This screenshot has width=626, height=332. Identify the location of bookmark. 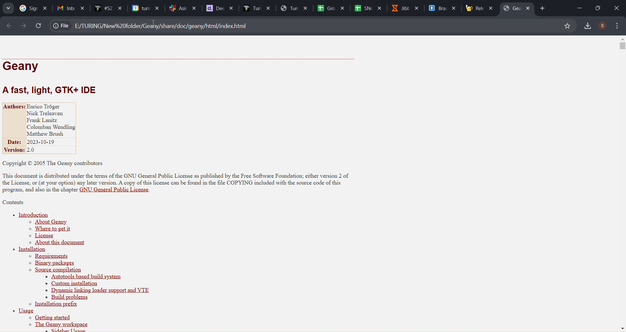
(567, 26).